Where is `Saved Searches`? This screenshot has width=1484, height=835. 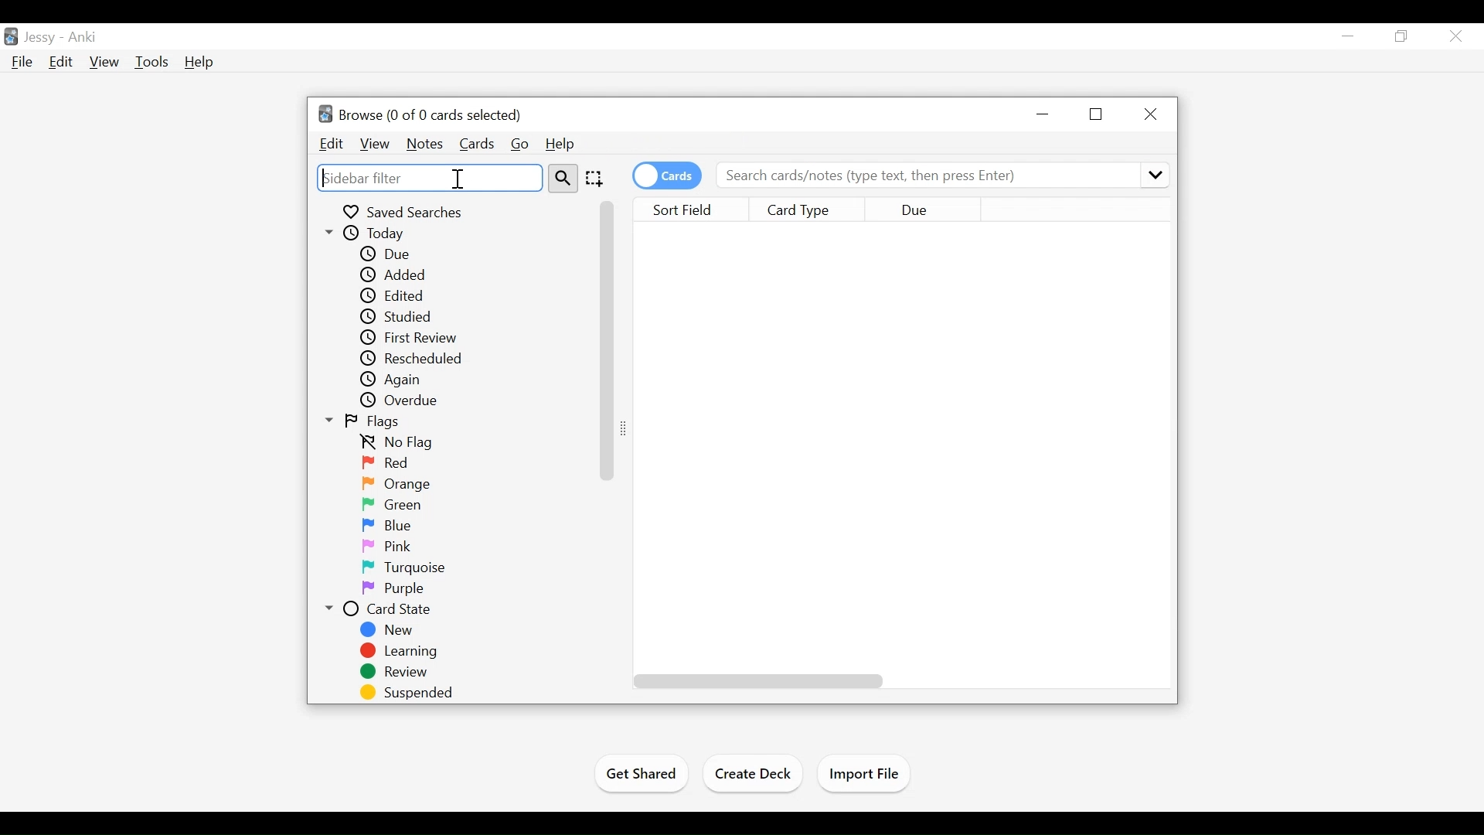 Saved Searches is located at coordinates (405, 212).